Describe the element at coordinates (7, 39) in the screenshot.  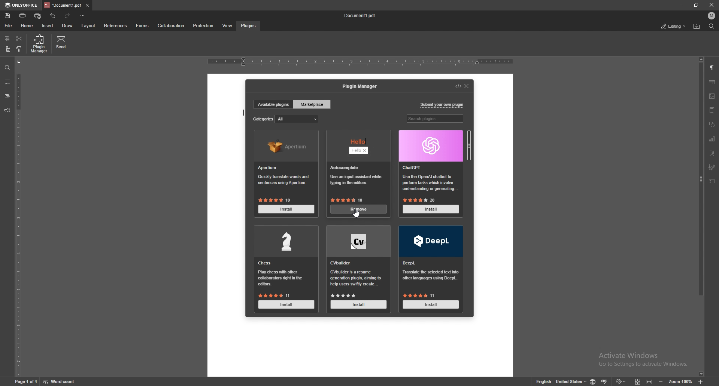
I see `copy` at that location.